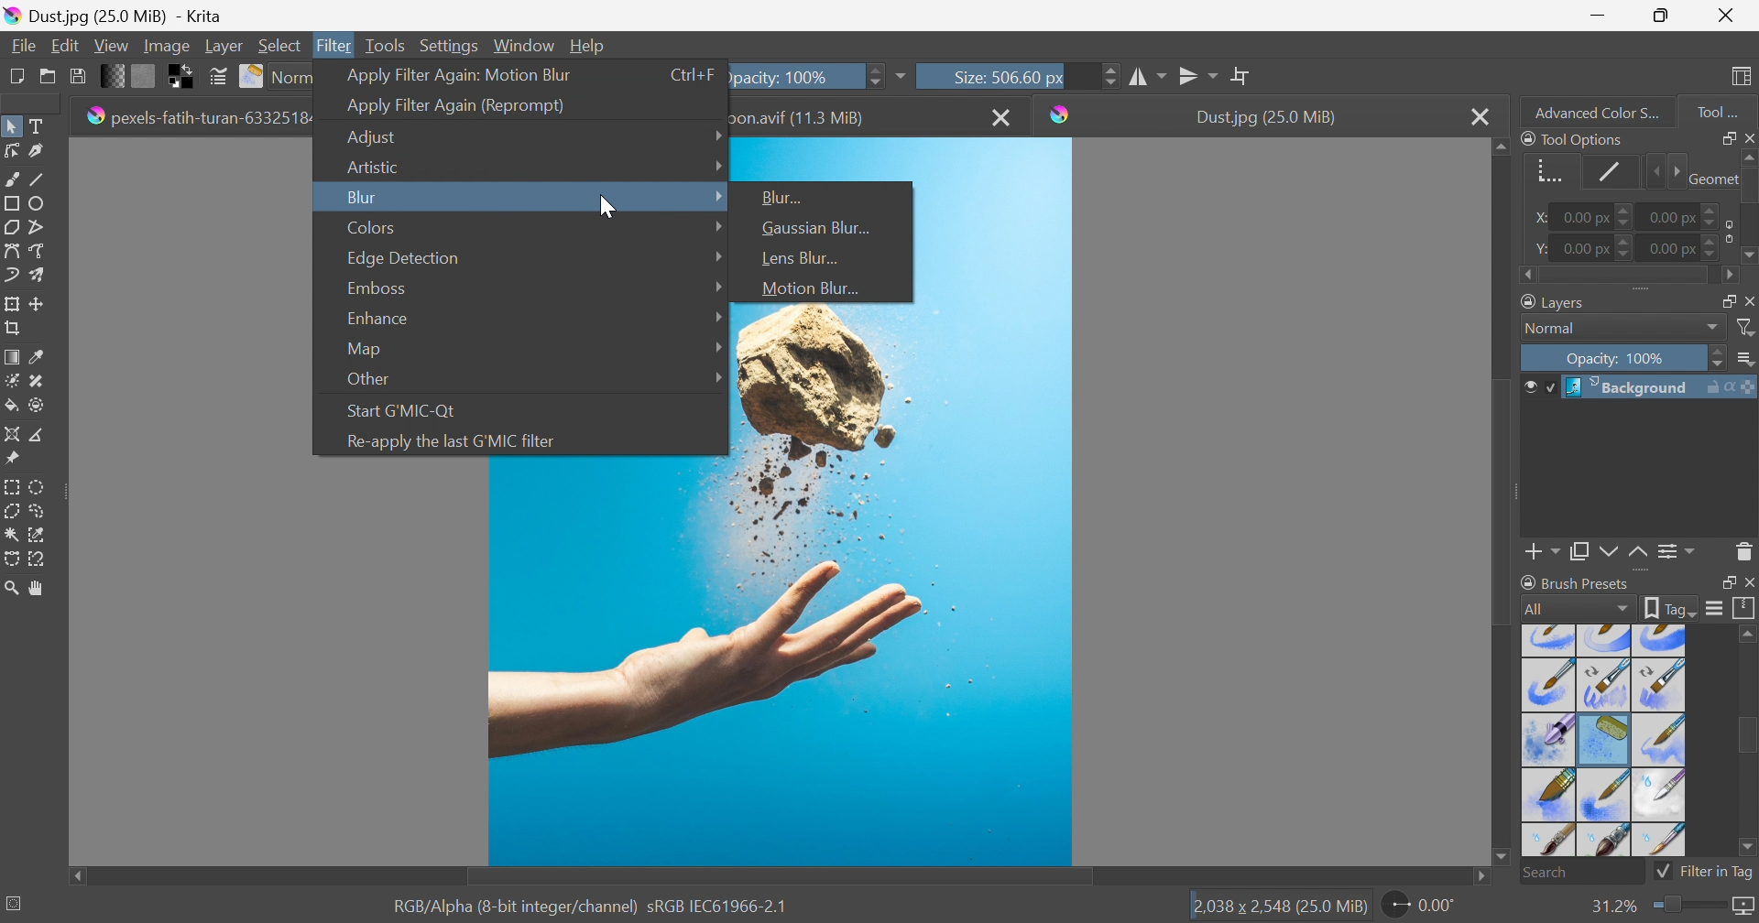  What do you see at coordinates (42, 202) in the screenshot?
I see `Ellipse tool` at bounding box center [42, 202].